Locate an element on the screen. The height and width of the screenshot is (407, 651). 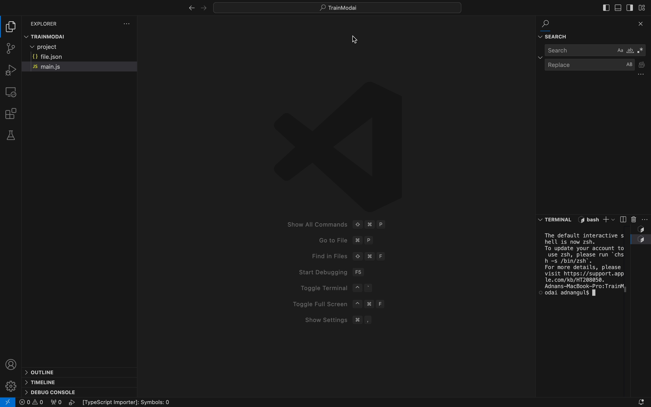
Flg is located at coordinates (55, 403).